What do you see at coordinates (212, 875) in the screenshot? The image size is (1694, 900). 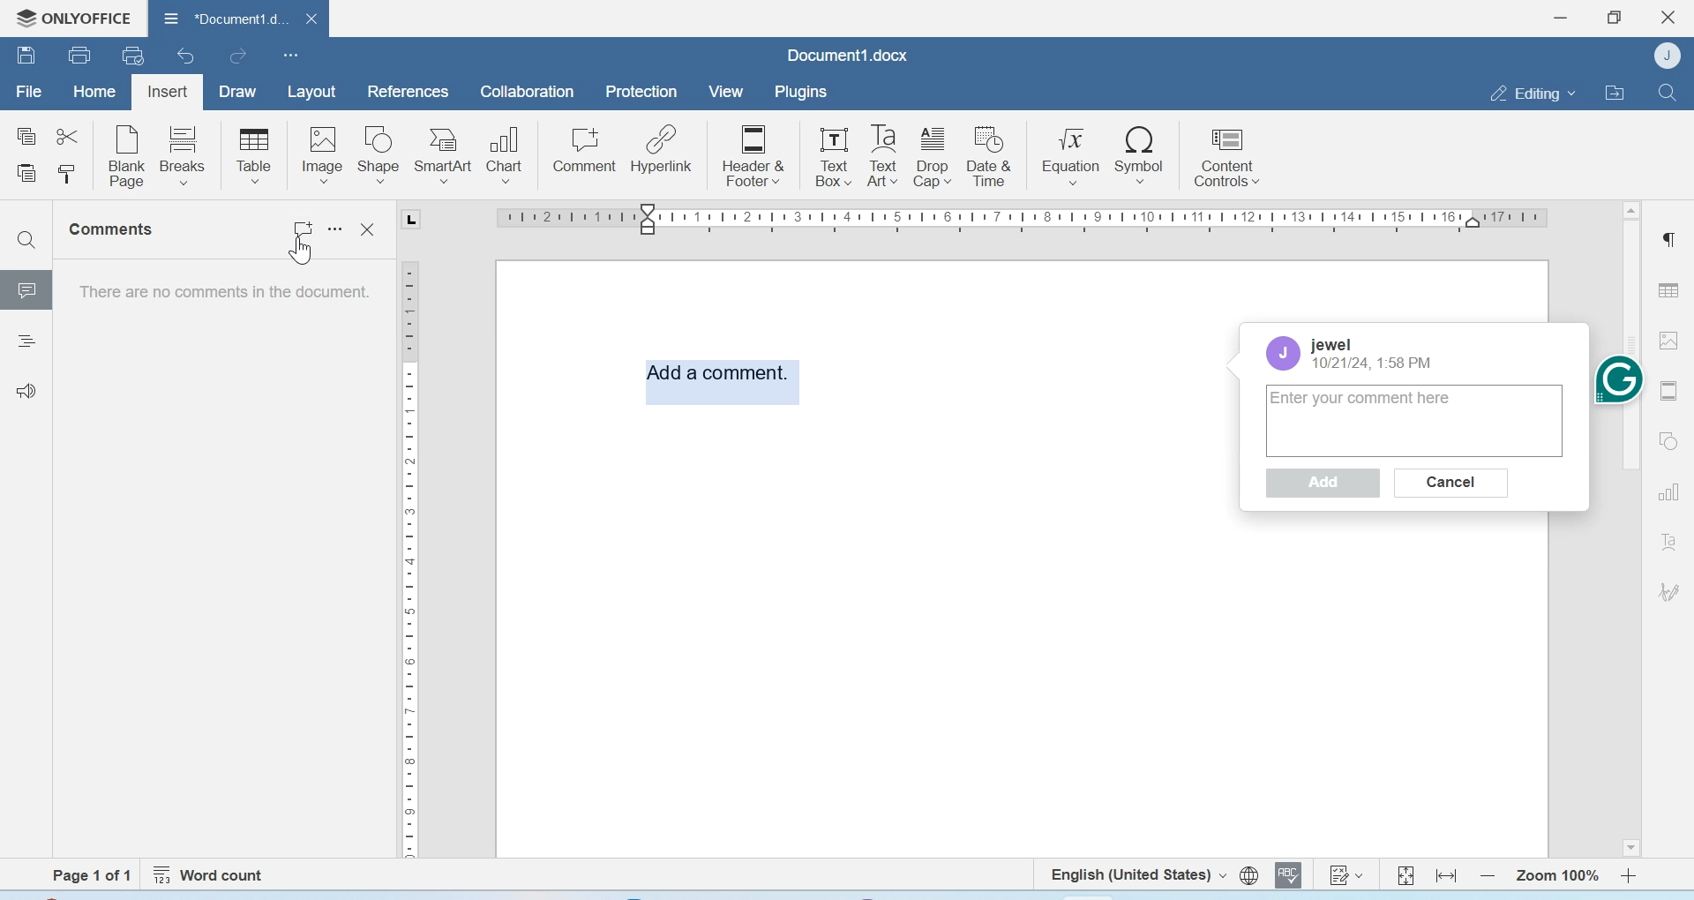 I see `Word count` at bounding box center [212, 875].